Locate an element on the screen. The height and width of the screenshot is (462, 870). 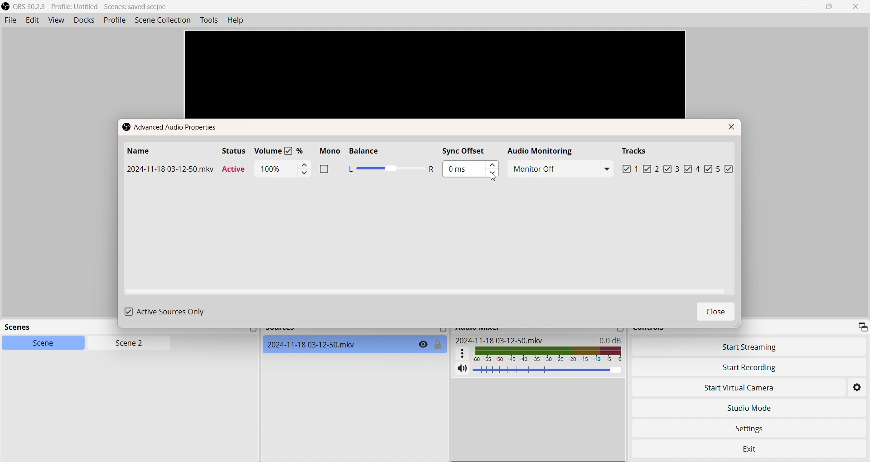
Start Virtual Camera is located at coordinates (745, 389).